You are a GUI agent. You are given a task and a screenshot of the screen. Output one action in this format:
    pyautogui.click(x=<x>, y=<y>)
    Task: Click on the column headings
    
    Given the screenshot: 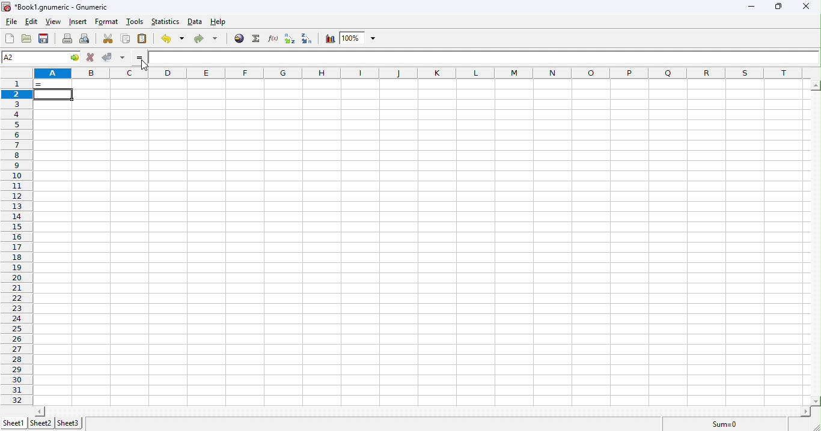 What is the action you would take?
    pyautogui.click(x=427, y=73)
    